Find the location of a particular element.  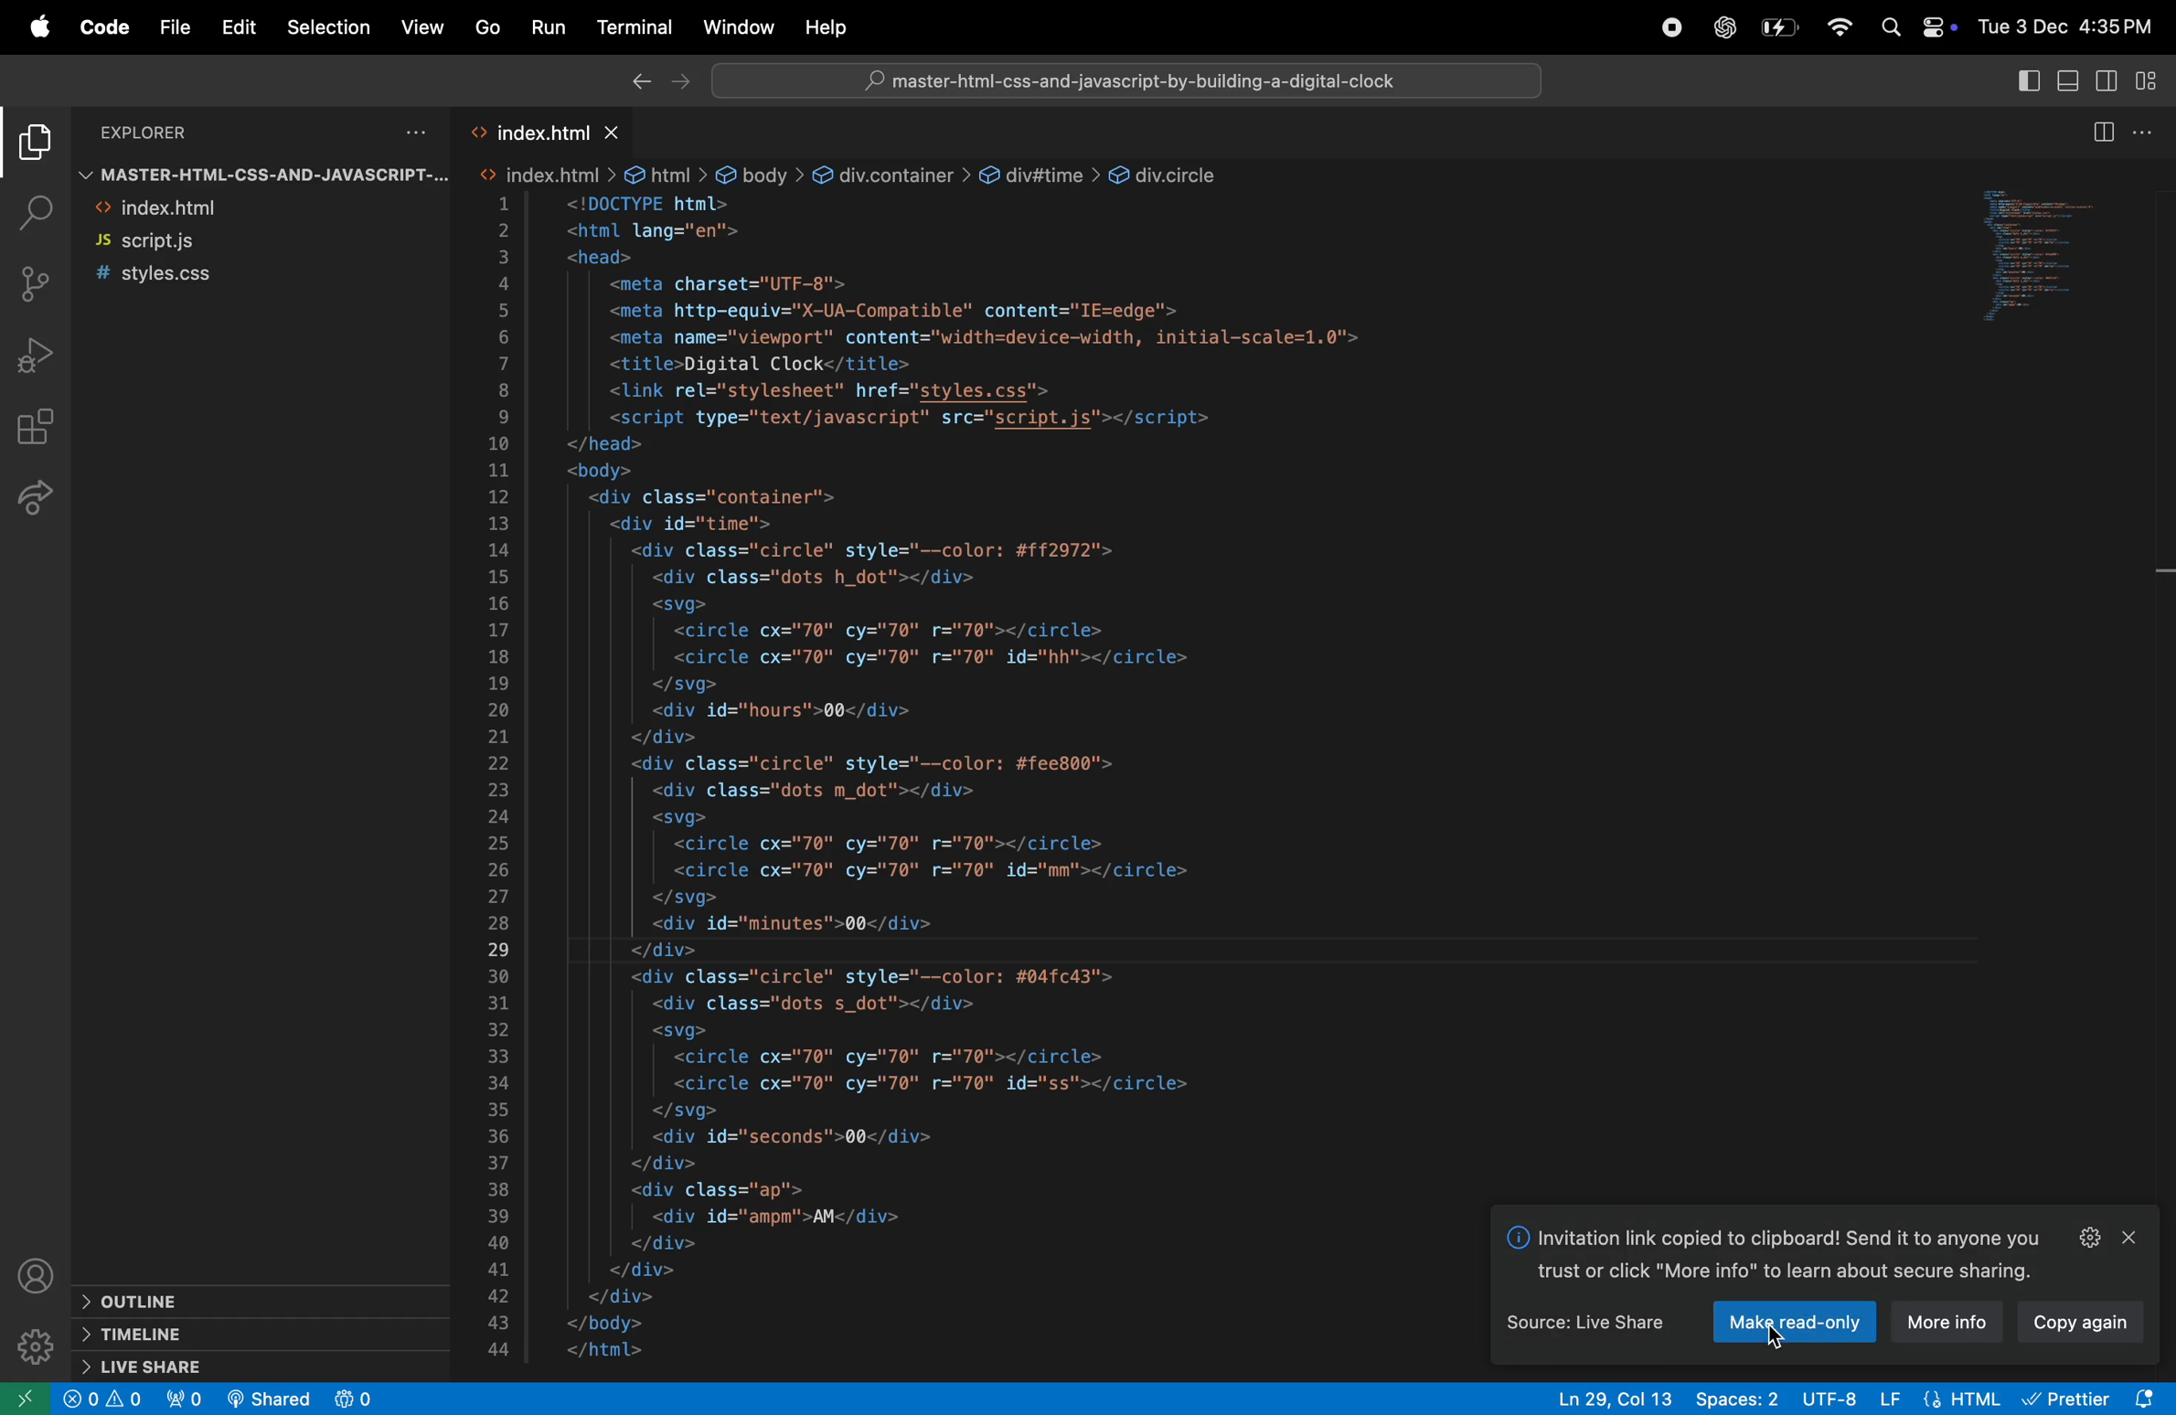

help is located at coordinates (823, 28).